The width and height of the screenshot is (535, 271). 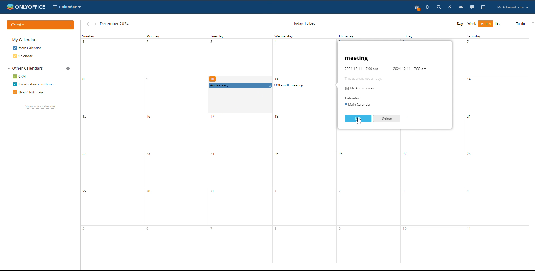 I want to click on other calendars, so click(x=26, y=68).